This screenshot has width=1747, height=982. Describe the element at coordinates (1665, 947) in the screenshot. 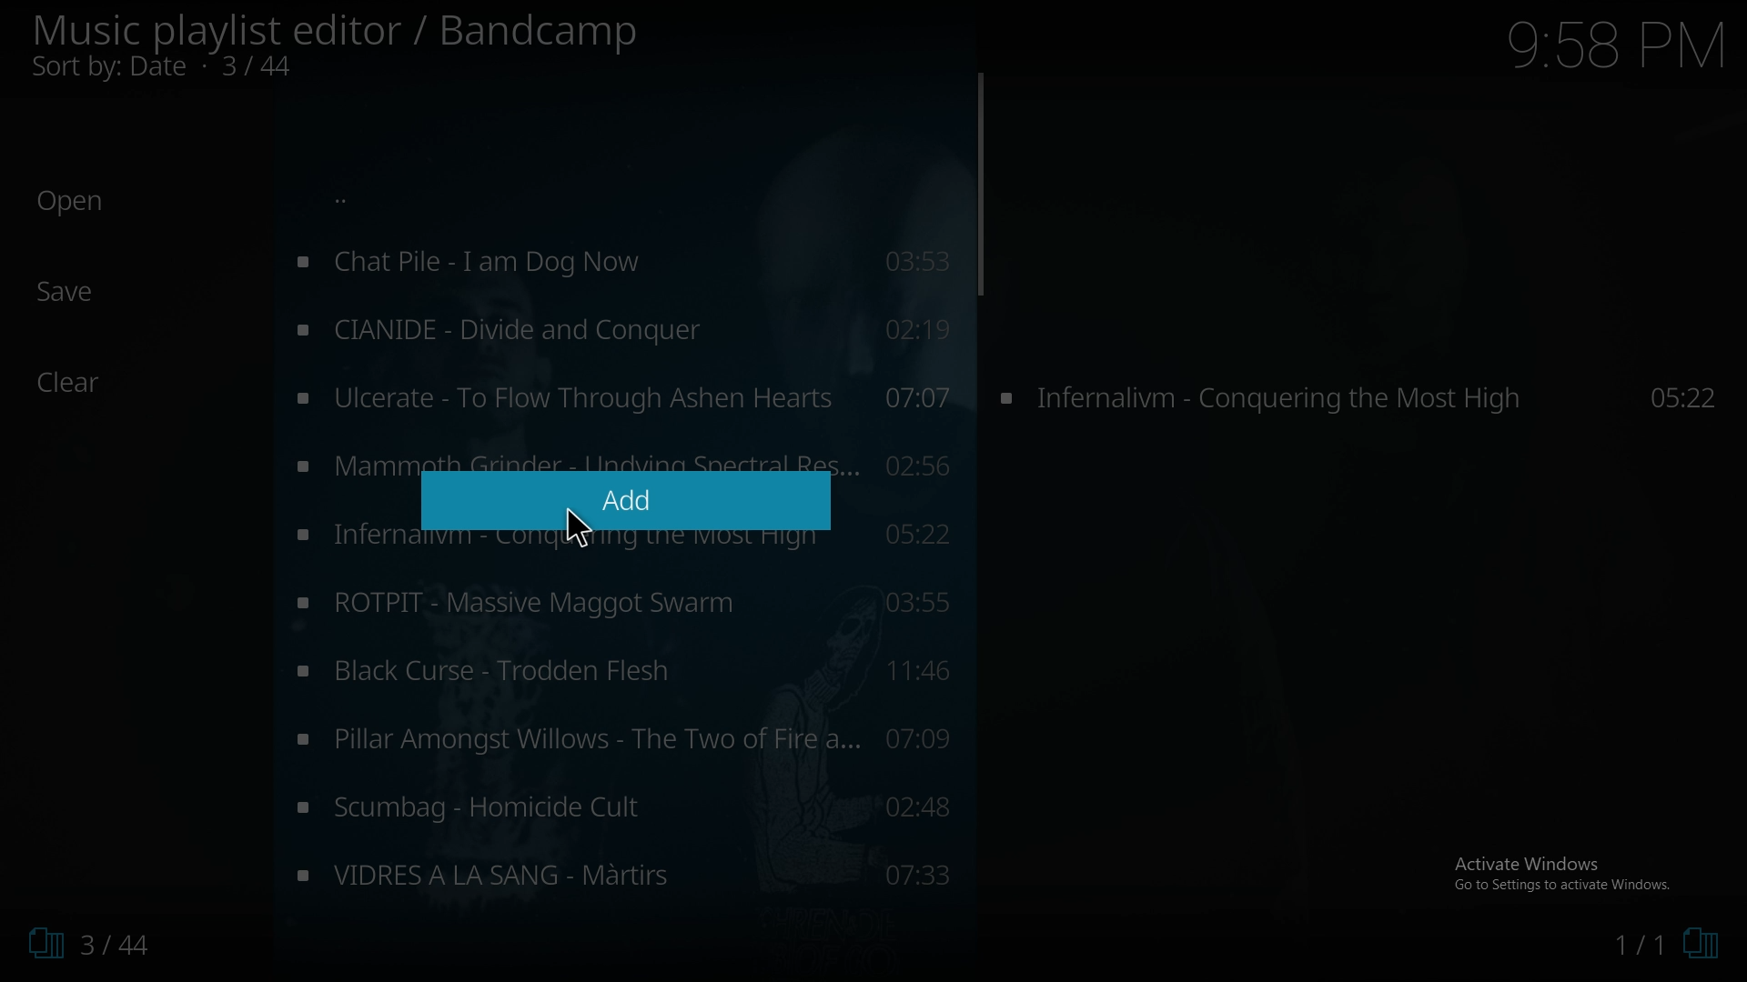

I see `1/0` at that location.